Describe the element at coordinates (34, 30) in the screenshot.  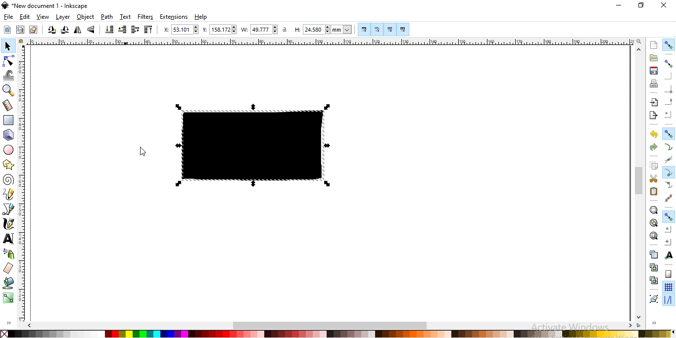
I see `deselect any selected objects or nodes` at that location.